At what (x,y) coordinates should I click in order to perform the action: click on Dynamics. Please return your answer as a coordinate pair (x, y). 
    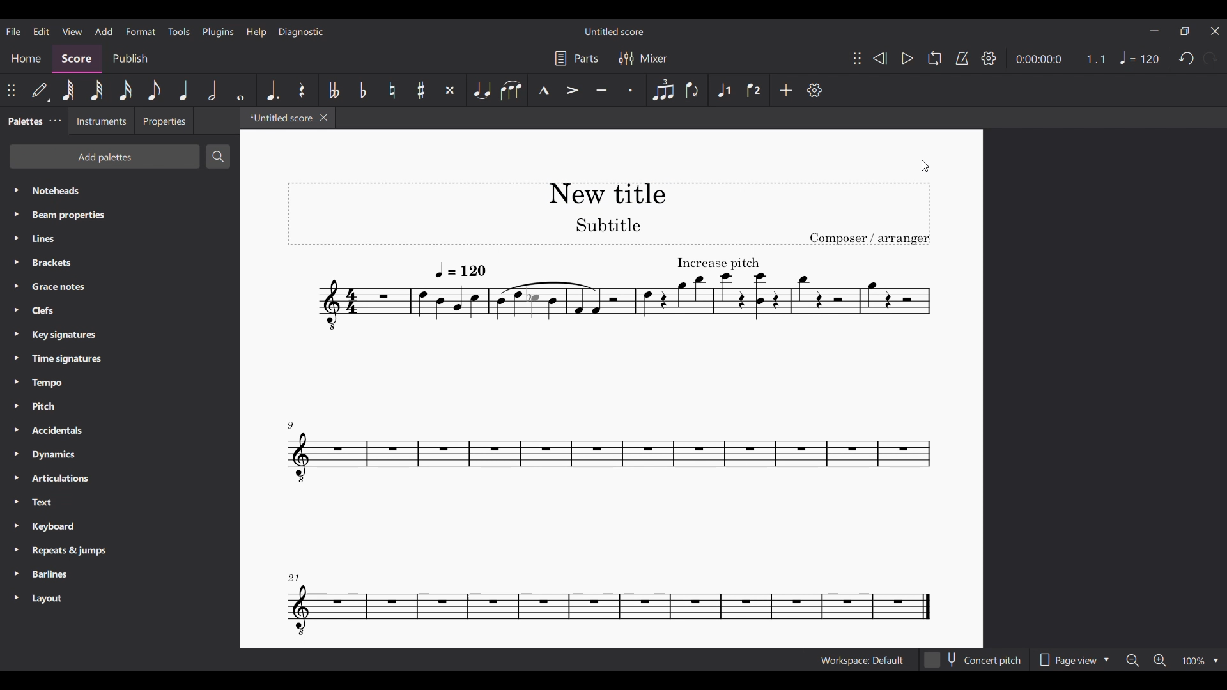
    Looking at the image, I should click on (120, 454).